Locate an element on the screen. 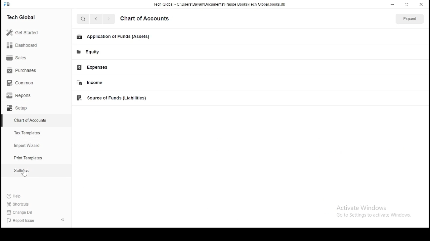  chart of accounts is located at coordinates (27, 121).